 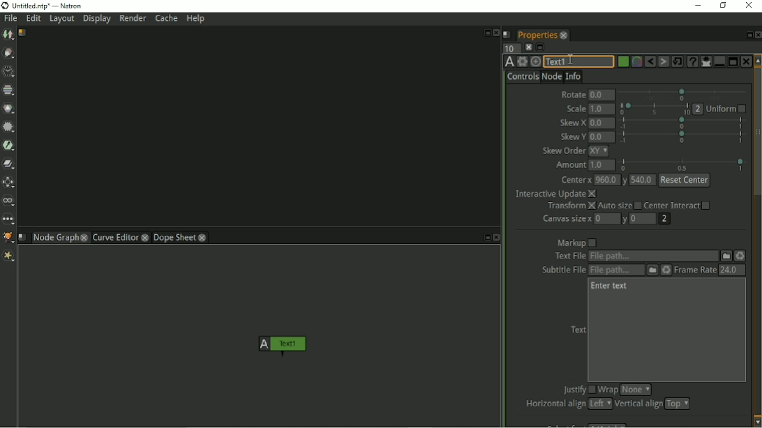 I want to click on Advanced text generator node, so click(x=692, y=61).